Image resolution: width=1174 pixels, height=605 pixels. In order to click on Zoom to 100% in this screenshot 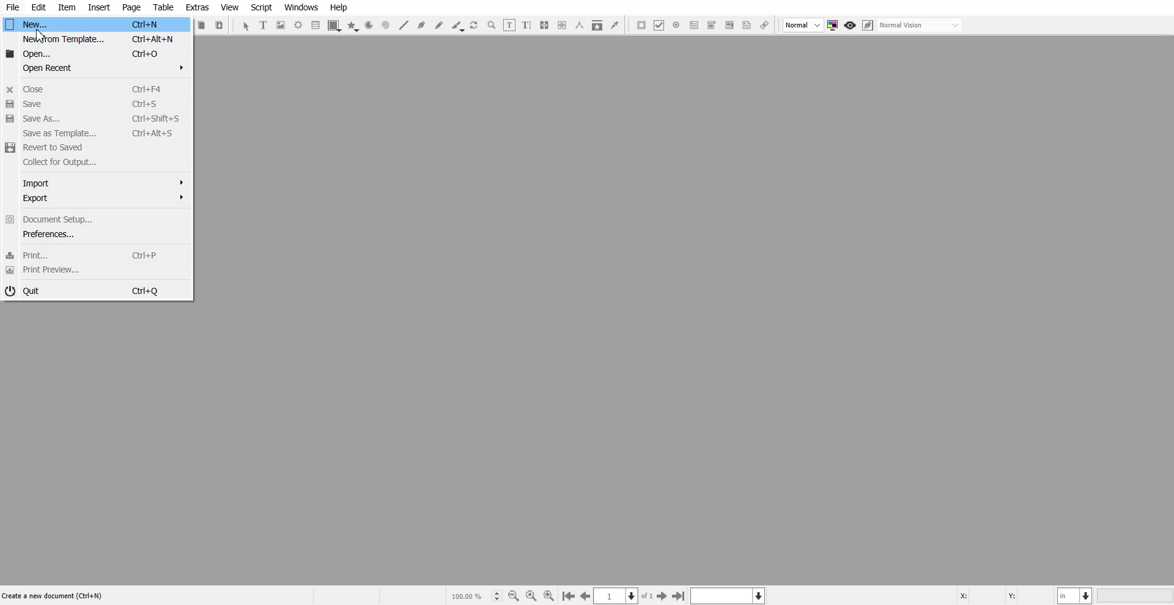, I will do `click(531, 595)`.